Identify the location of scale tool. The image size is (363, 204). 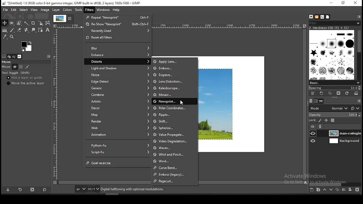
(41, 23).